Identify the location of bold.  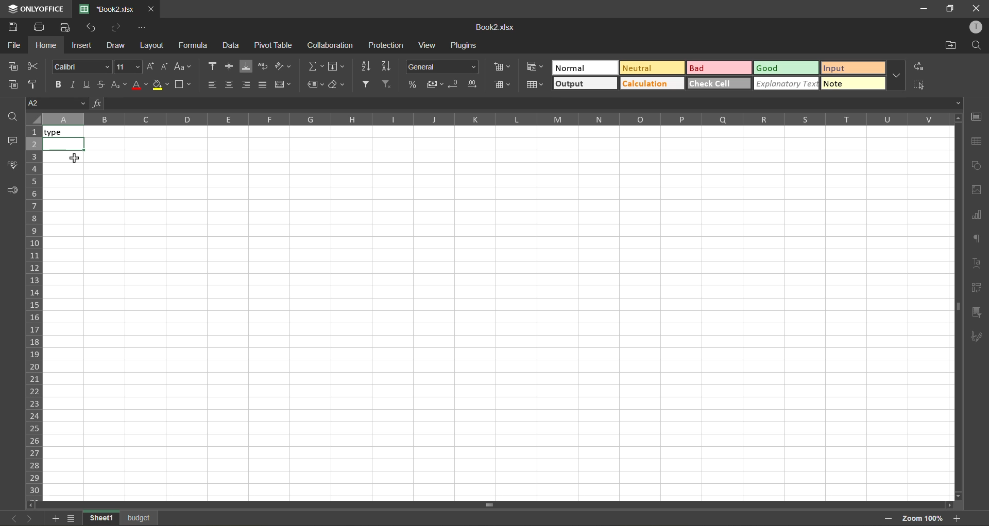
(56, 84).